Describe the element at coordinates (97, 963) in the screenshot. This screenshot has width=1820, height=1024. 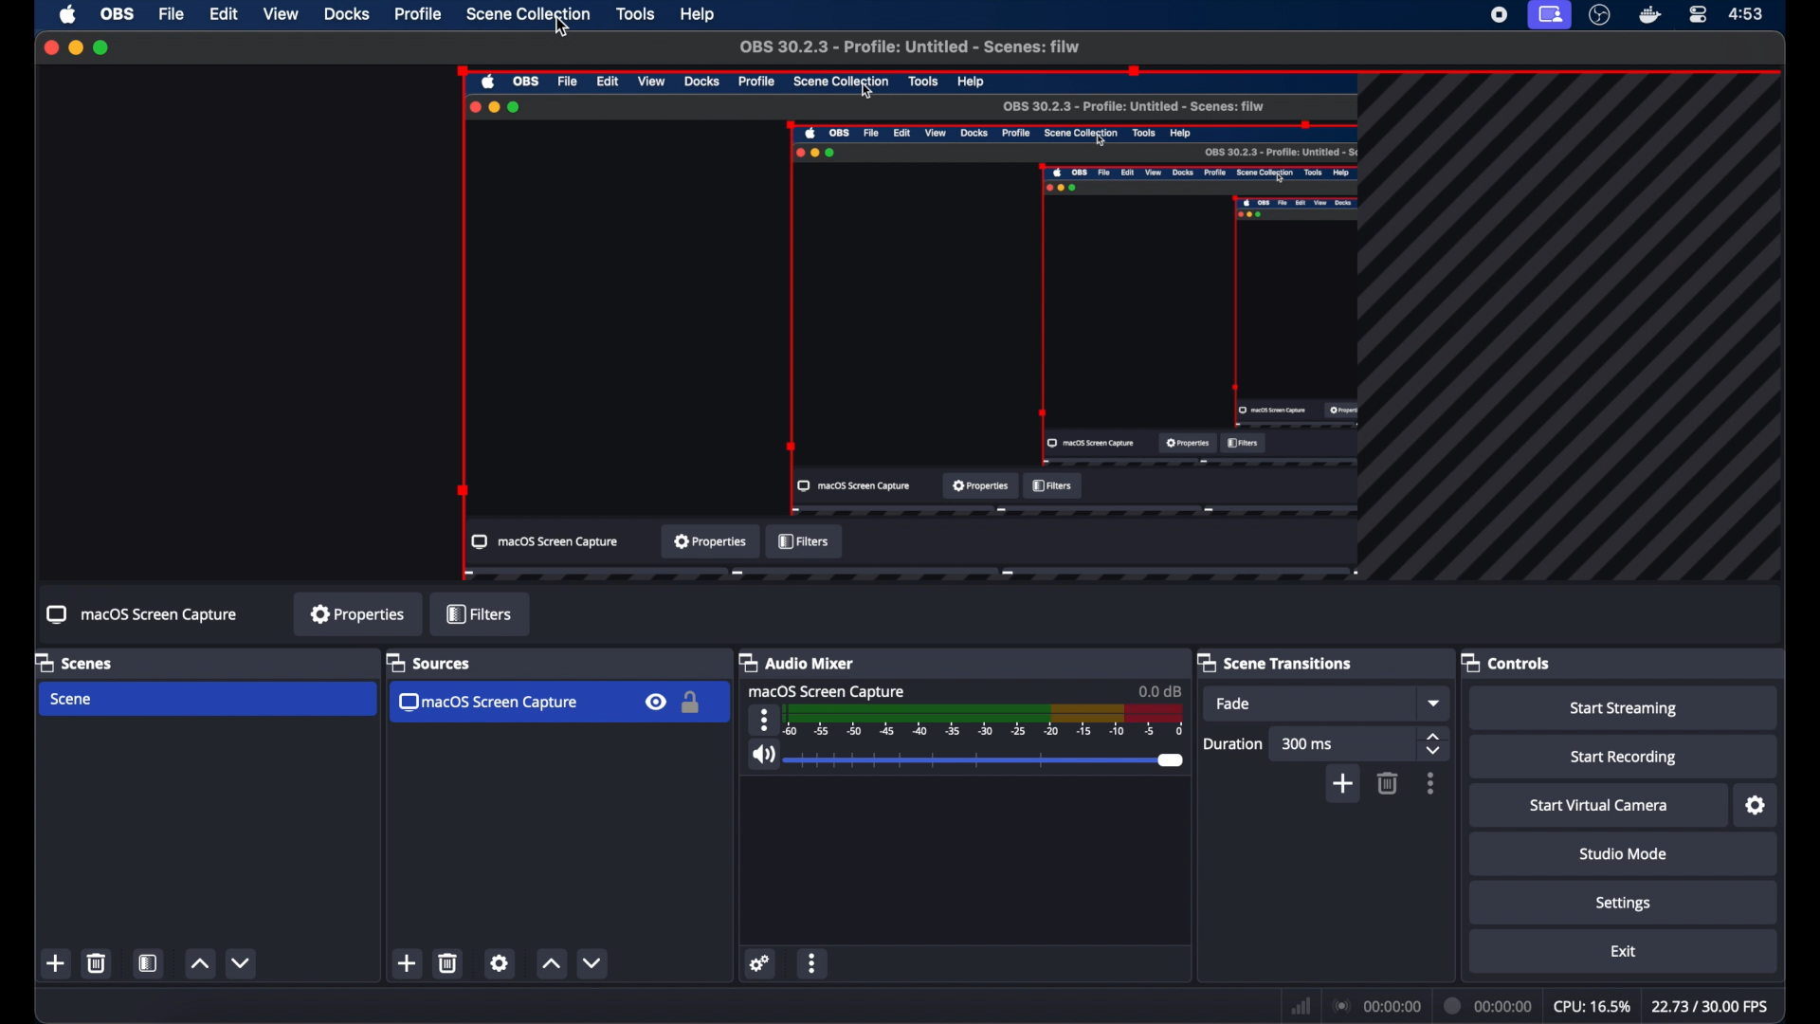
I see `trash` at that location.